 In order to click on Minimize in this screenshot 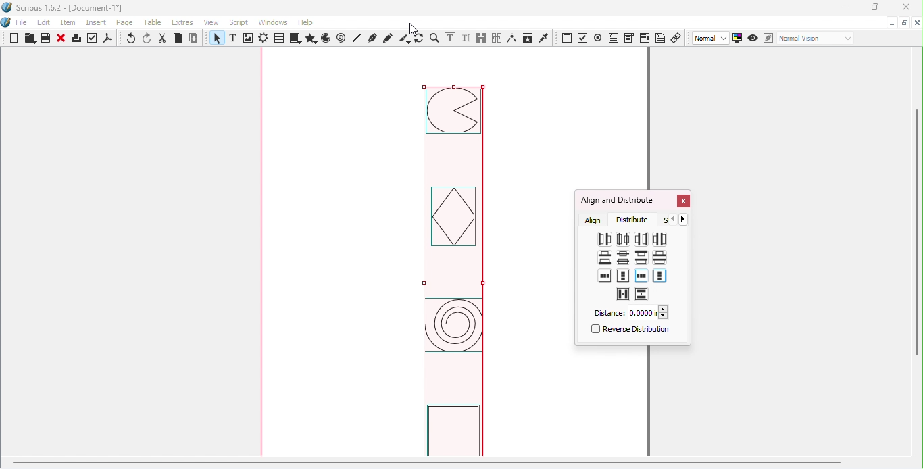, I will do `click(891, 22)`.